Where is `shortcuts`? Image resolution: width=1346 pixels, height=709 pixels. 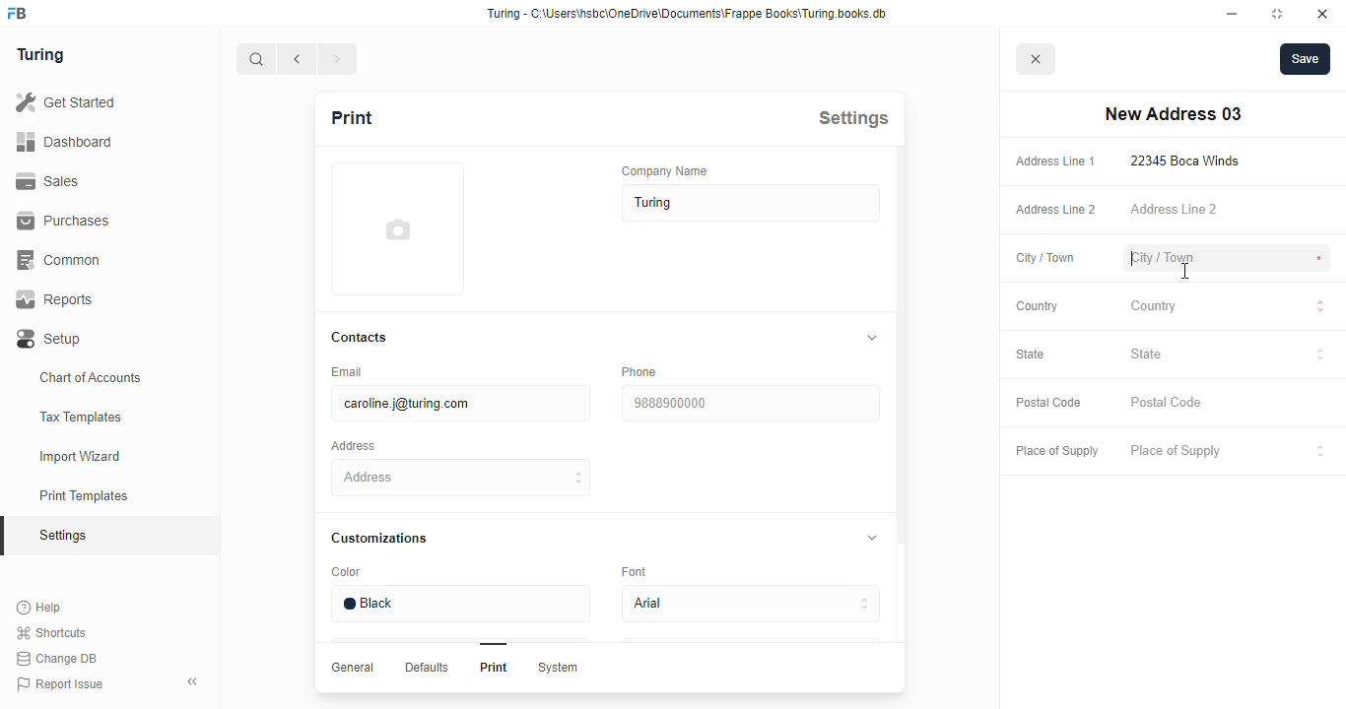 shortcuts is located at coordinates (51, 633).